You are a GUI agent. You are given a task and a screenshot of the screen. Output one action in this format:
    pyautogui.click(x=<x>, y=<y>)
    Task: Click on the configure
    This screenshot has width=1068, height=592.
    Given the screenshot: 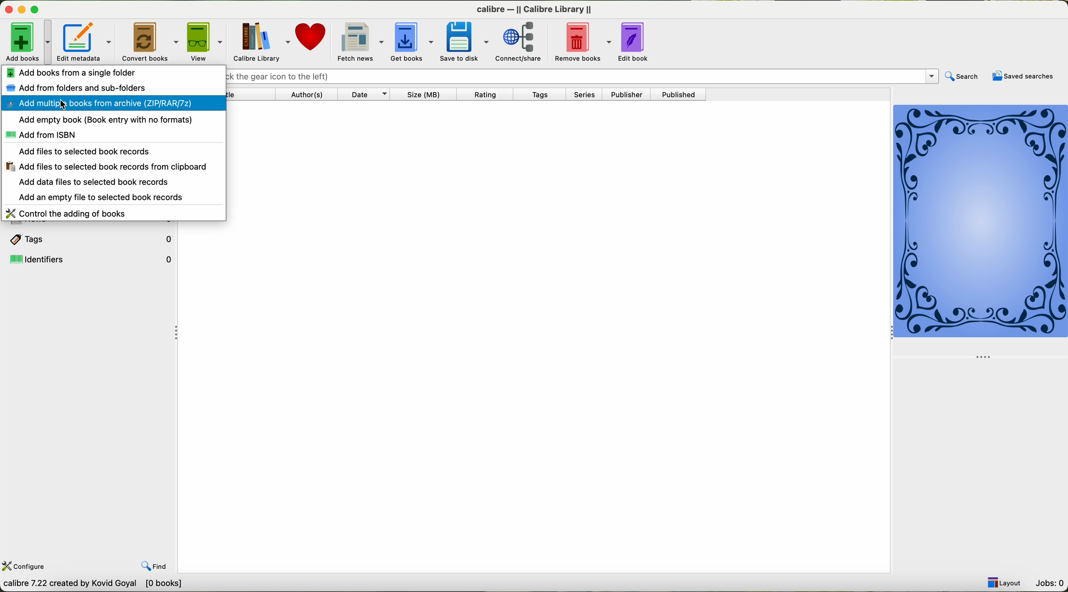 What is the action you would take?
    pyautogui.click(x=24, y=566)
    